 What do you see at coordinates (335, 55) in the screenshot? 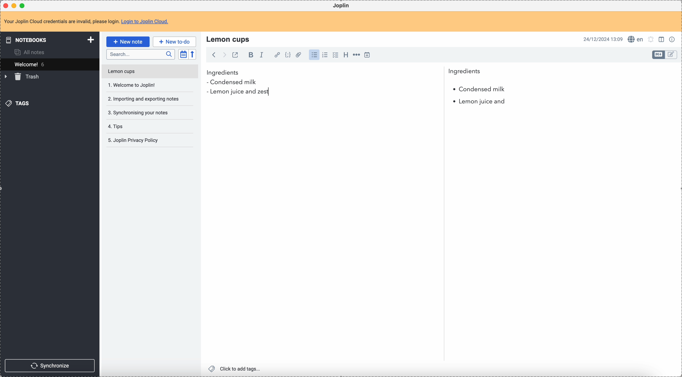
I see `check list` at bounding box center [335, 55].